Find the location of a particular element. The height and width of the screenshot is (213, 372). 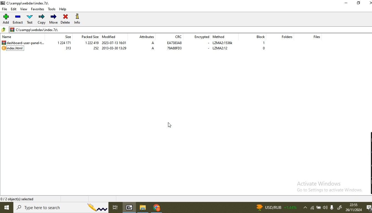

task view is located at coordinates (117, 207).